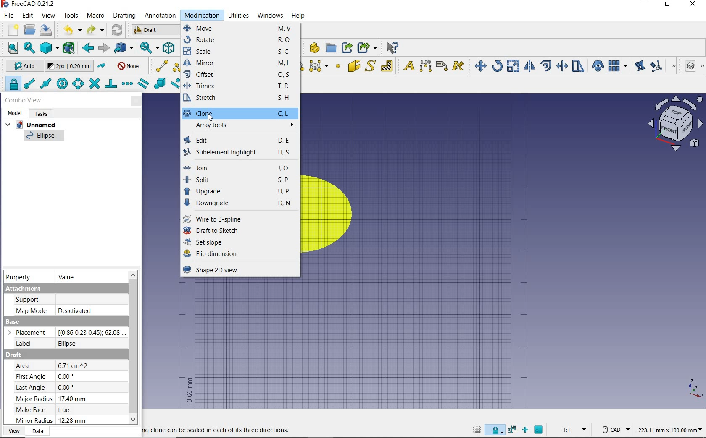 The image size is (706, 438). I want to click on clone can be scaled in each of the three dimensions, so click(220, 430).